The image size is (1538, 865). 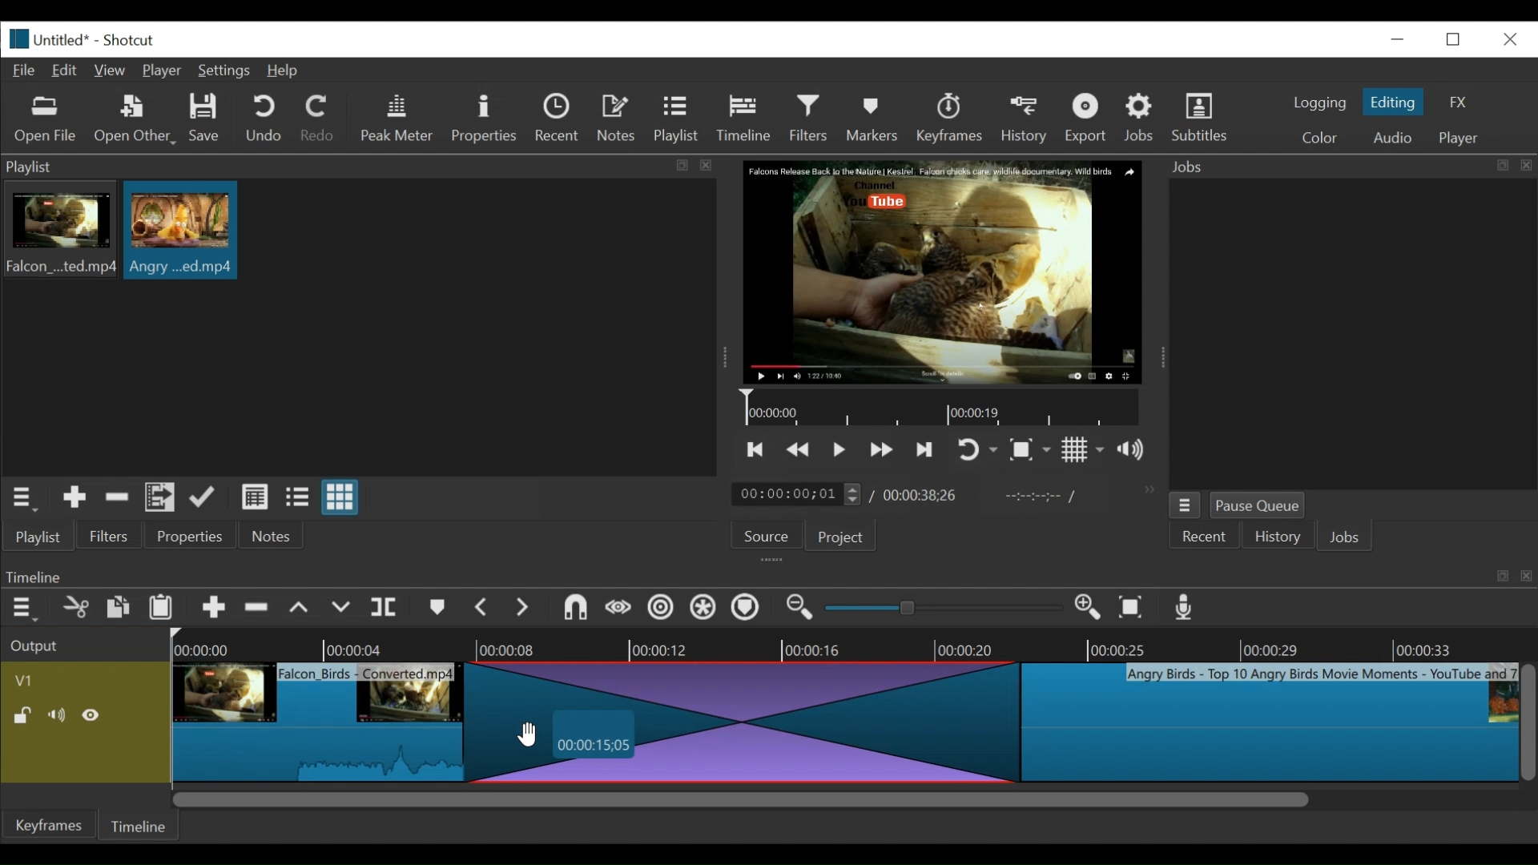 I want to click on (un)lock track, so click(x=22, y=715).